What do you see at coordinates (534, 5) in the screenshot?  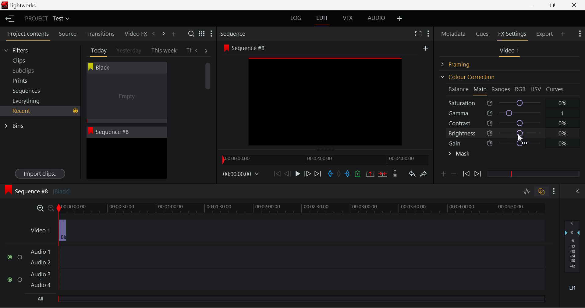 I see `Restore Down` at bounding box center [534, 5].